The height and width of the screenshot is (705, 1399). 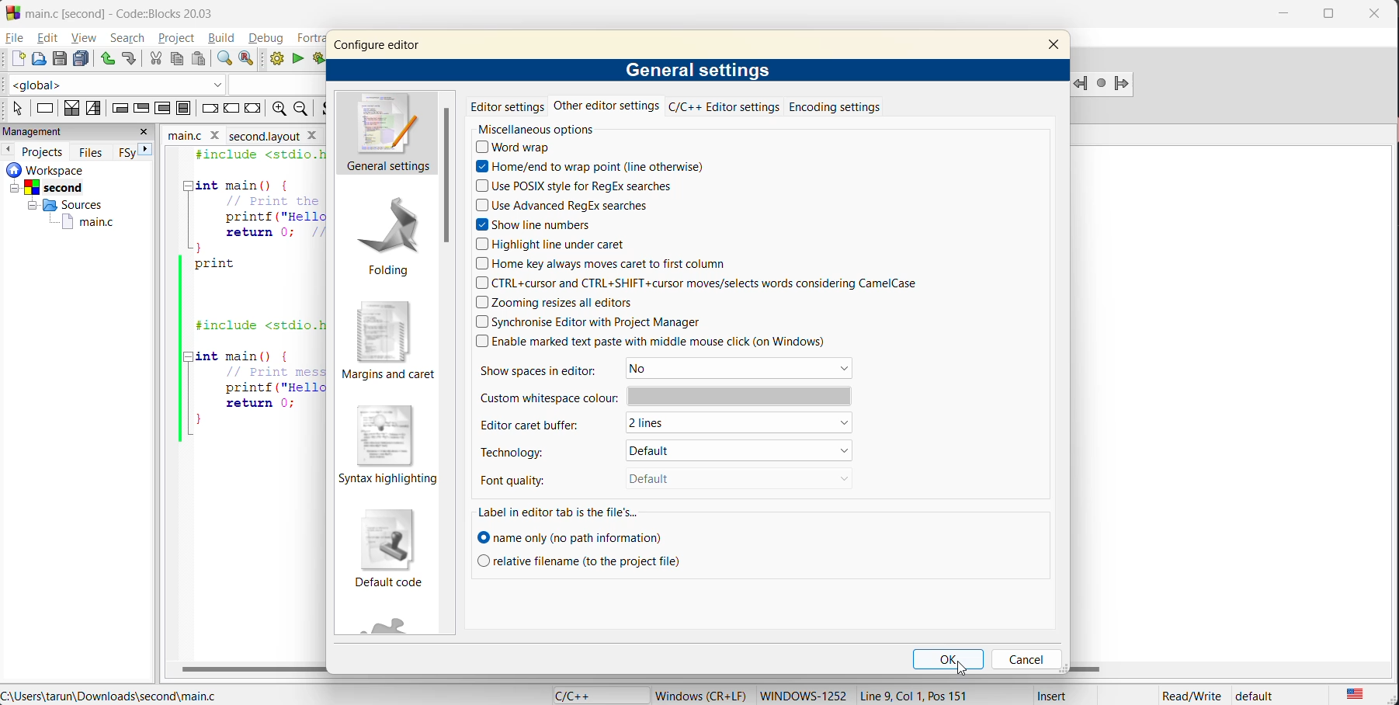 What do you see at coordinates (147, 148) in the screenshot?
I see `next` at bounding box center [147, 148].